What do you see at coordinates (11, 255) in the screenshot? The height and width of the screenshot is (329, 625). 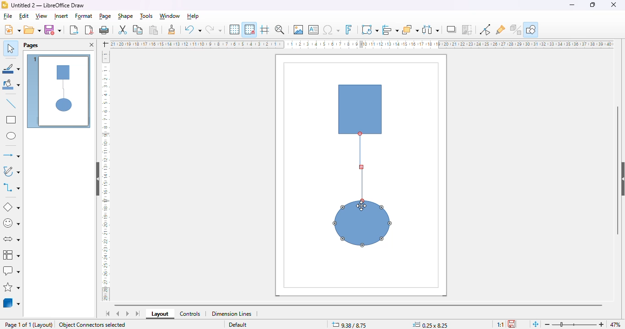 I see `flowchart` at bounding box center [11, 255].